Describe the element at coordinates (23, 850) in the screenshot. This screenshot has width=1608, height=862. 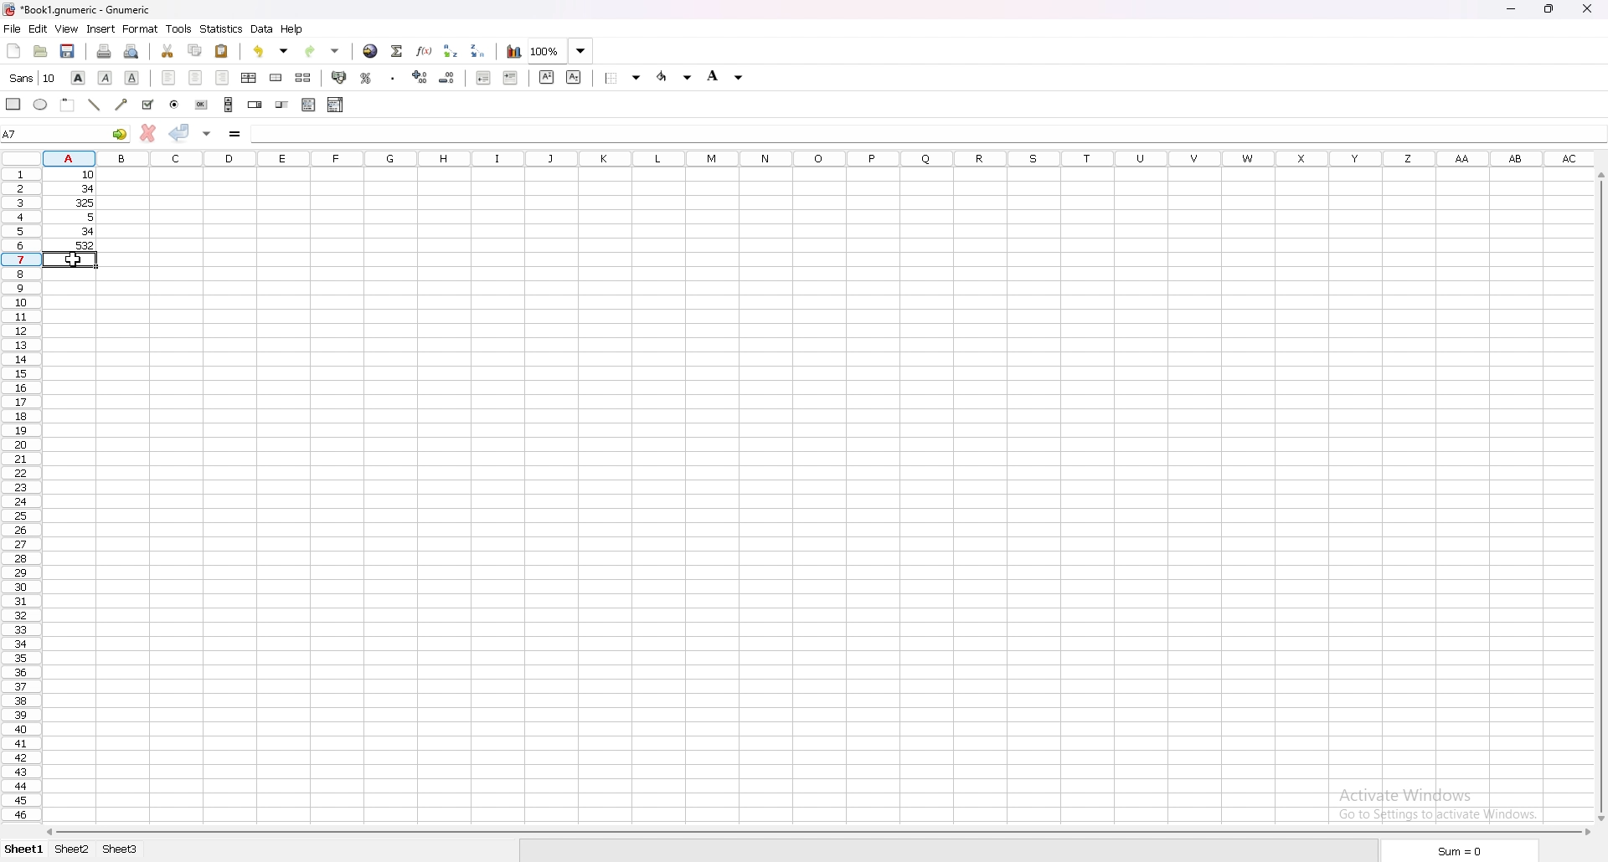
I see `sheet 1` at that location.